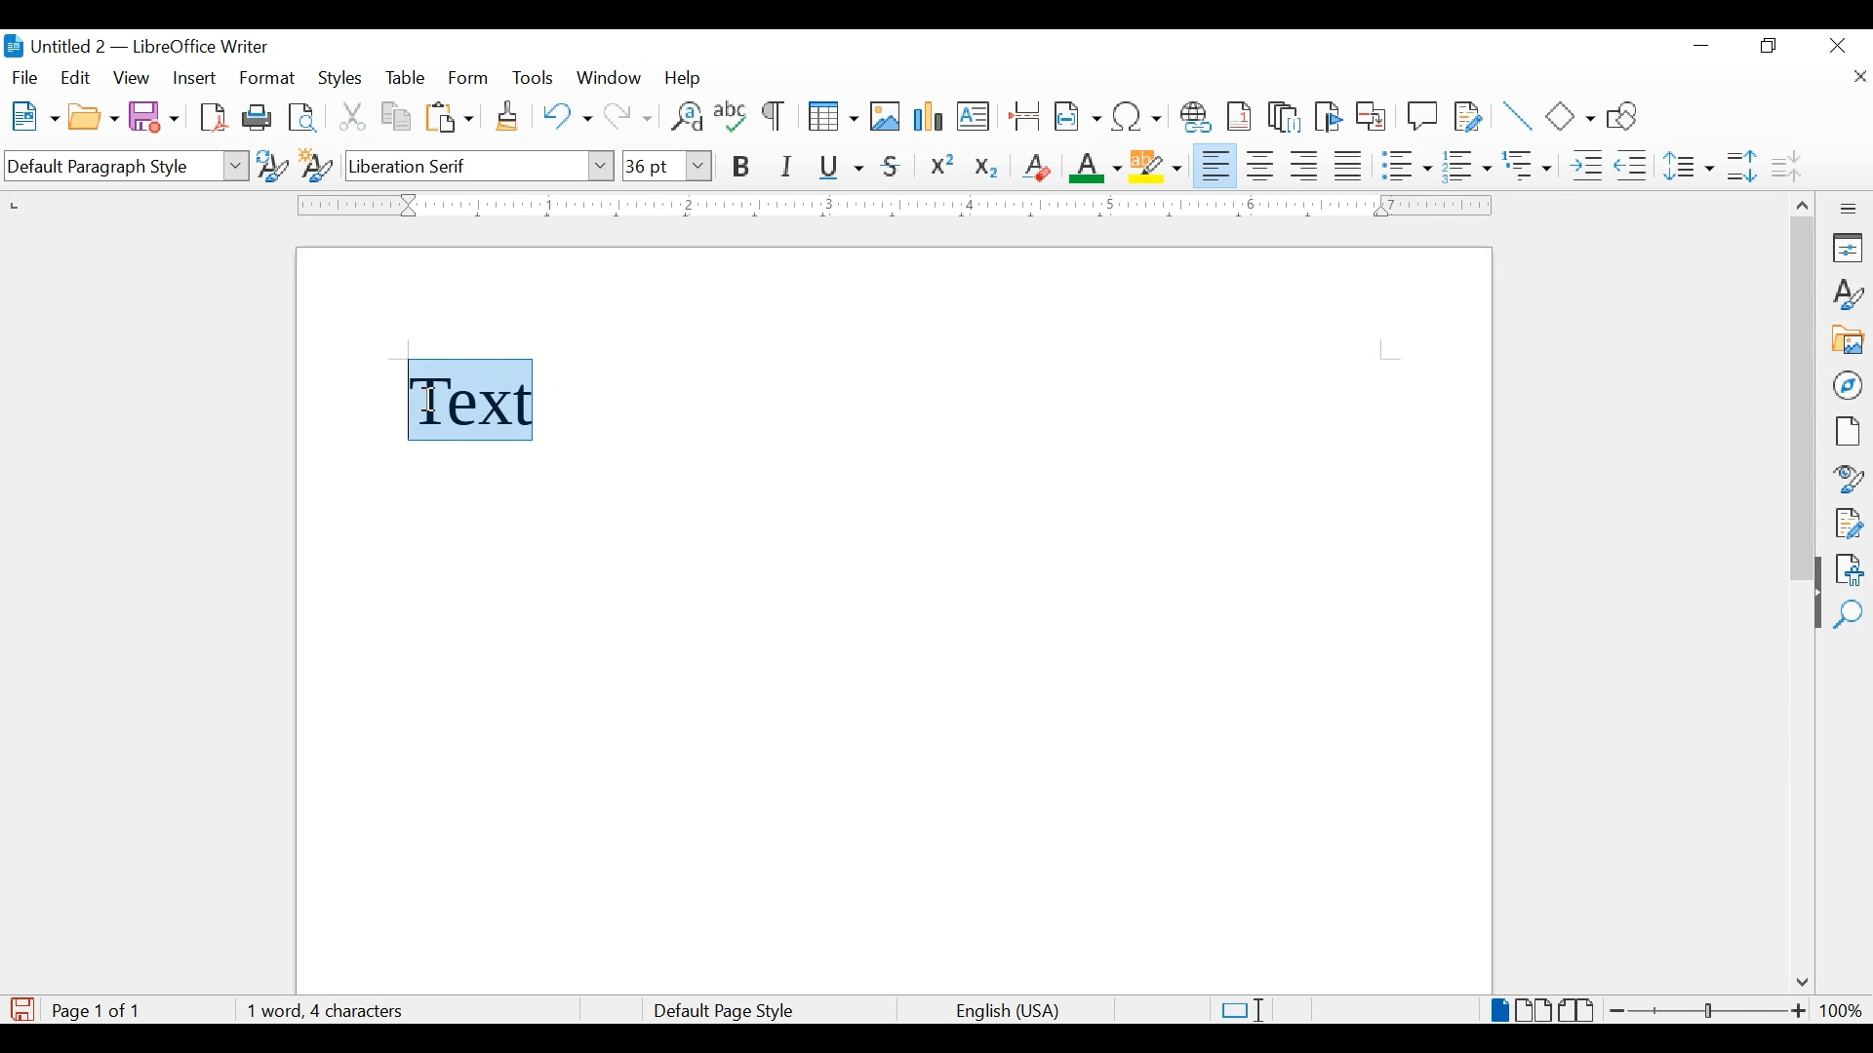 Image resolution: width=1873 pixels, height=1053 pixels. I want to click on copy, so click(398, 117).